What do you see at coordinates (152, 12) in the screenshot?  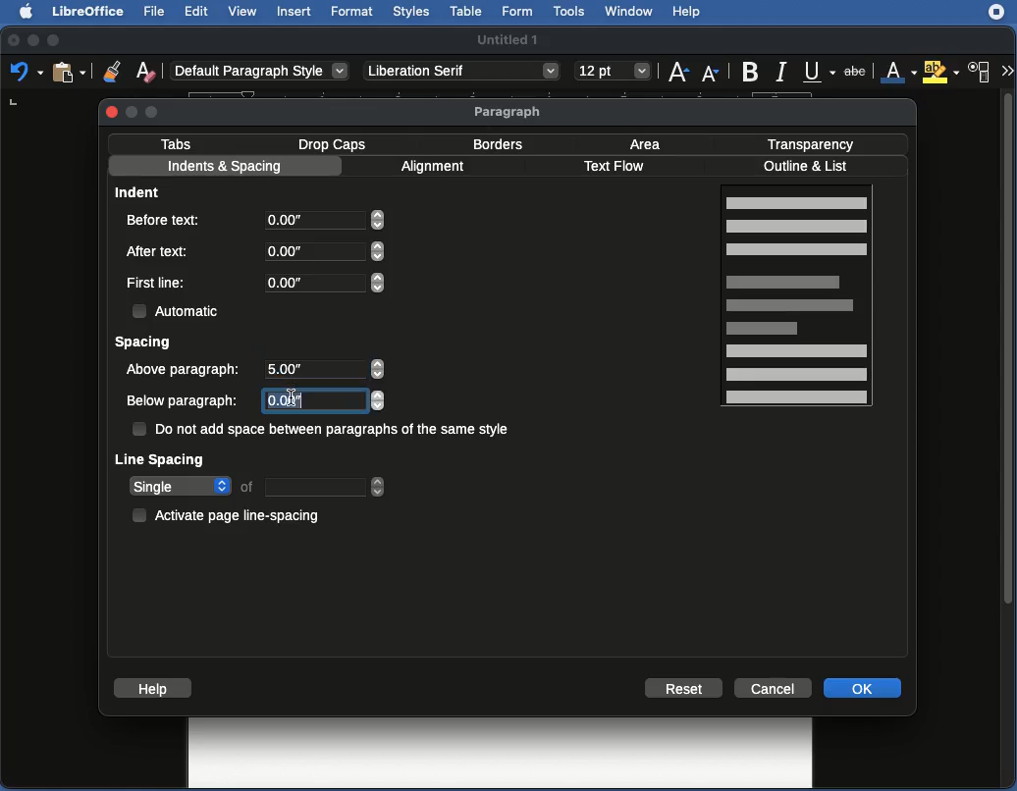 I see `File` at bounding box center [152, 12].